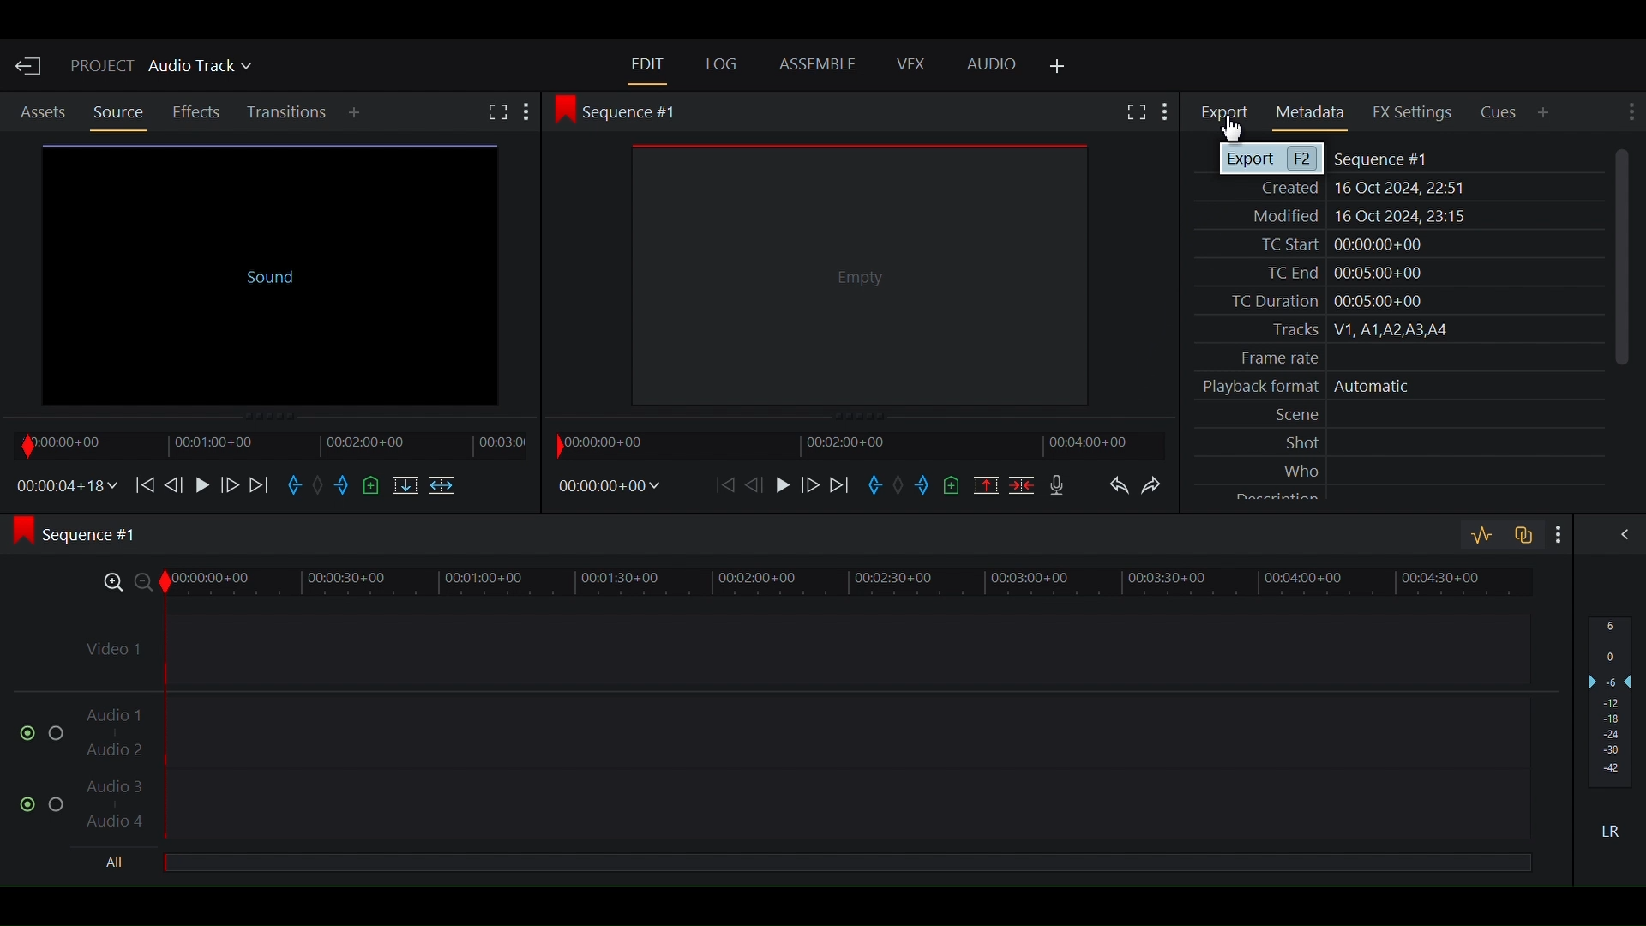 The height and width of the screenshot is (926, 1646). Describe the element at coordinates (228, 484) in the screenshot. I see `Nudge one frame forward` at that location.